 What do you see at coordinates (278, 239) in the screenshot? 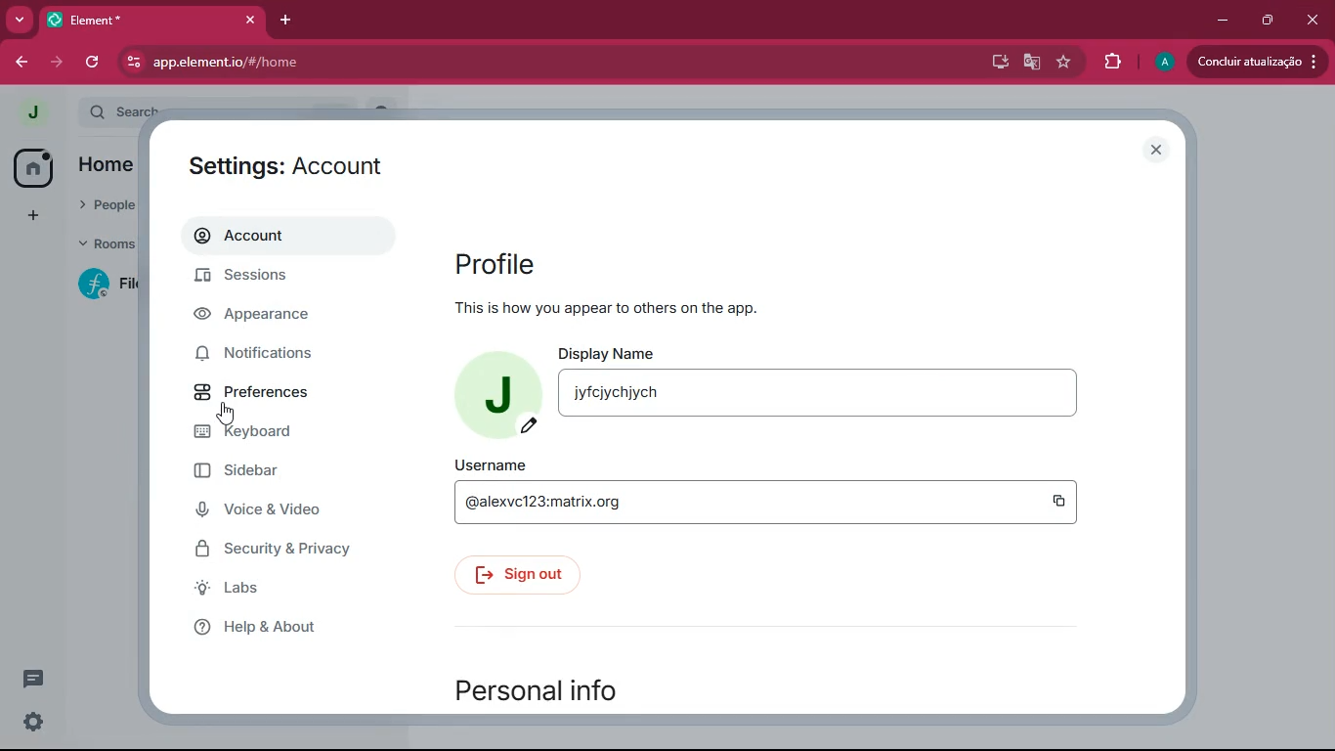
I see `account` at bounding box center [278, 239].